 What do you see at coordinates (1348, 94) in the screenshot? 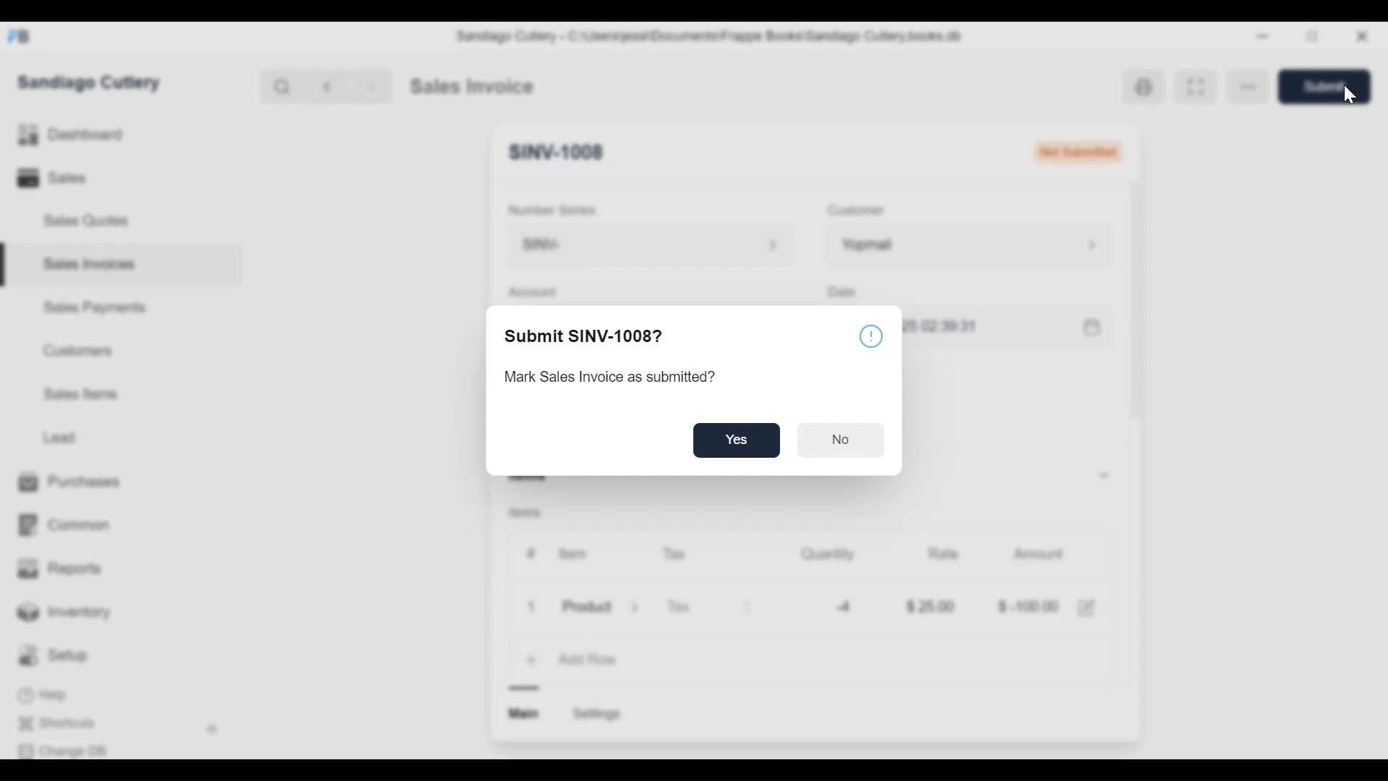
I see `Cursor` at bounding box center [1348, 94].